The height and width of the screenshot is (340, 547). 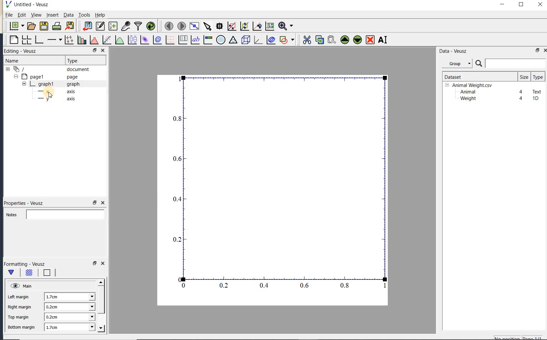 What do you see at coordinates (332, 40) in the screenshot?
I see `paste widget from the clipboard` at bounding box center [332, 40].